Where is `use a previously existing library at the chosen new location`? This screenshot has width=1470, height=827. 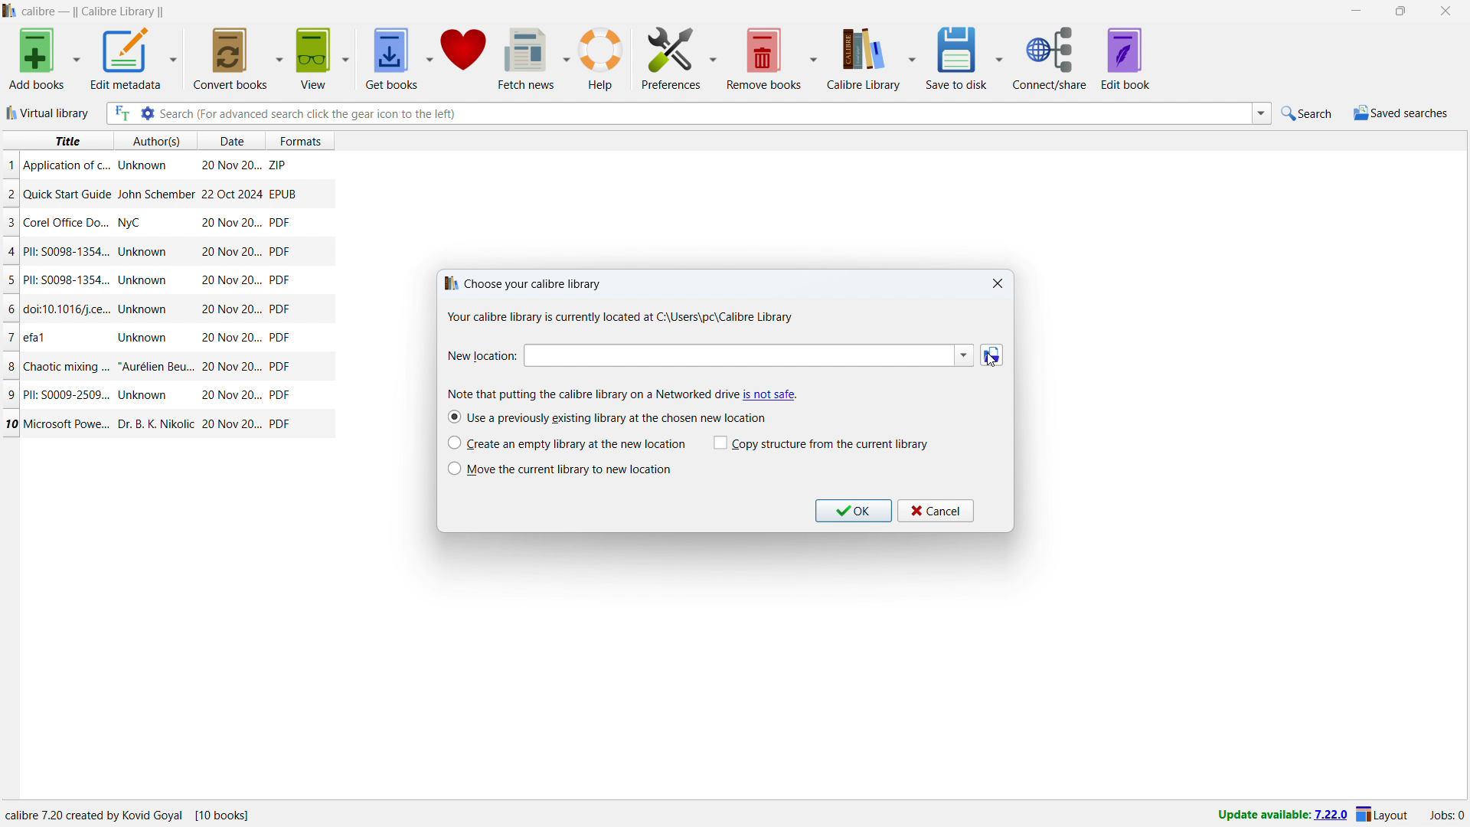 use a previously existing library at the chosen new location is located at coordinates (606, 417).